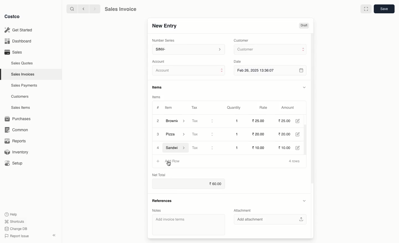 This screenshot has height=243, width=399. Describe the element at coordinates (172, 160) in the screenshot. I see `Add Row` at that location.